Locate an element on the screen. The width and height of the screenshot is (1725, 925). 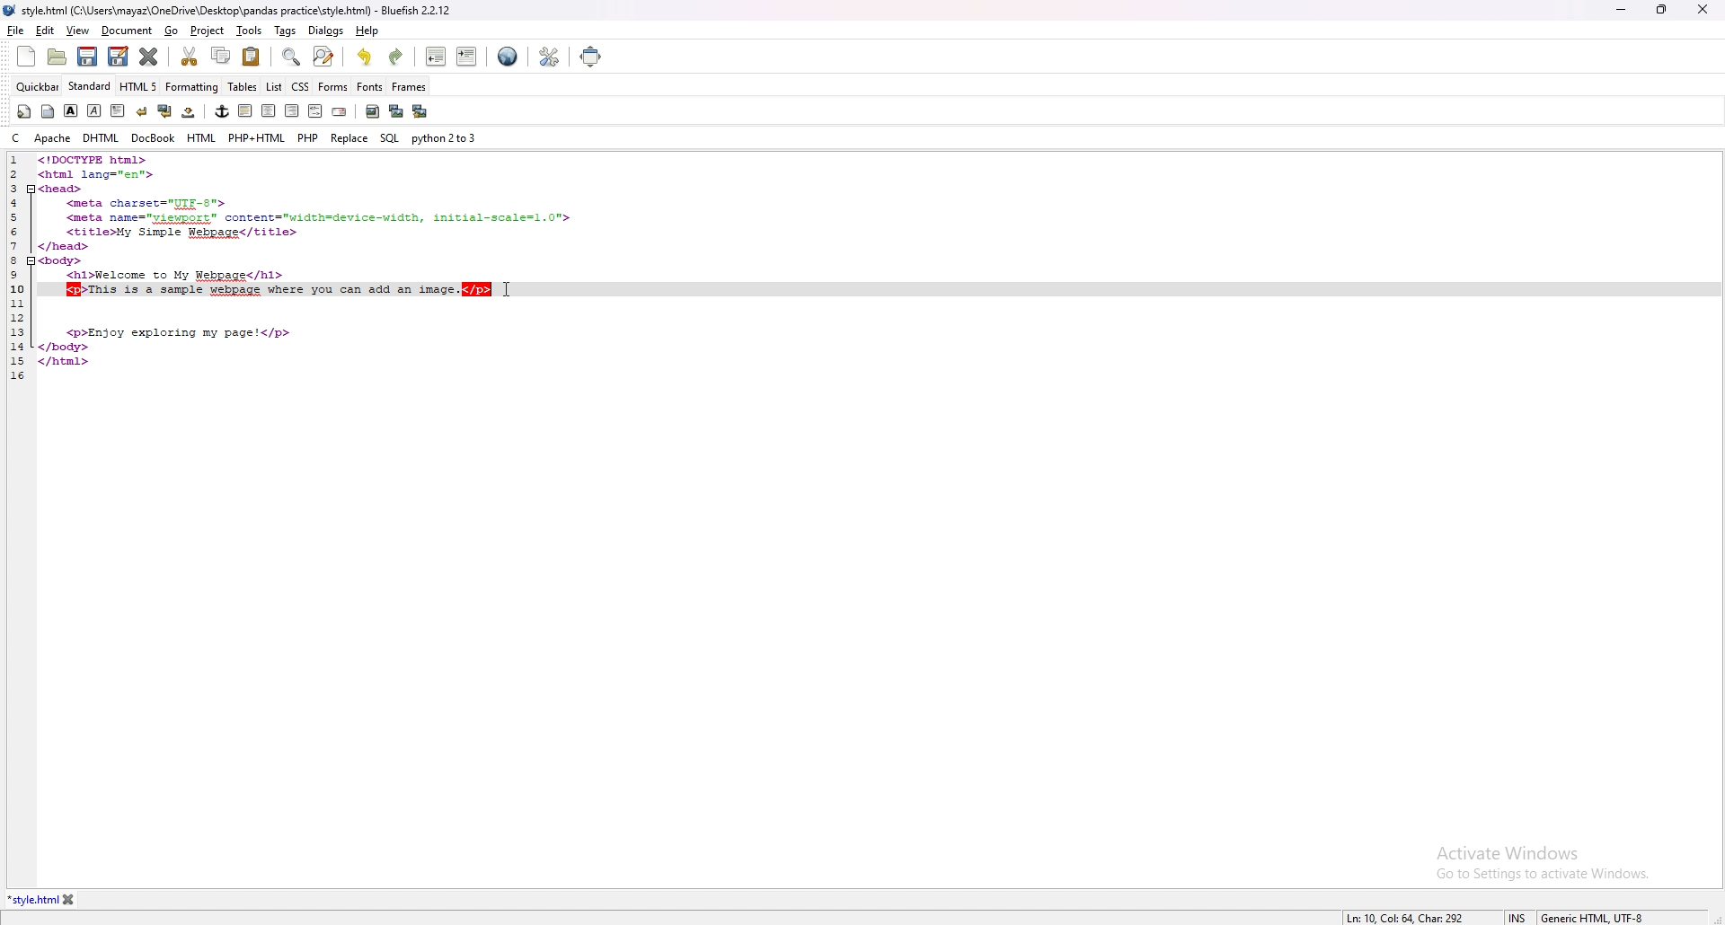
<meta charset="UIF-8"> is located at coordinates (148, 204).